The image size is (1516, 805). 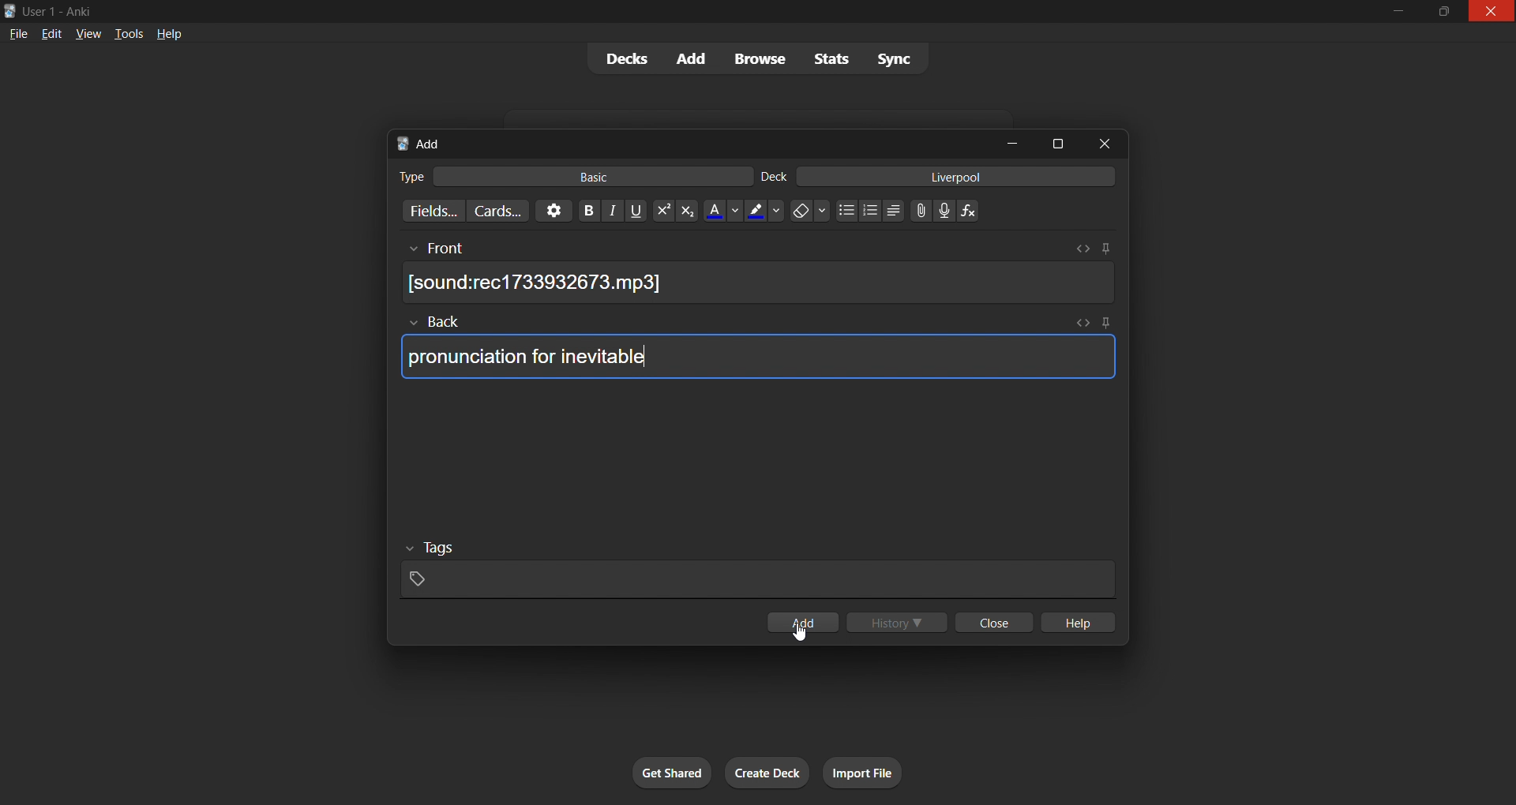 I want to click on card tags input, so click(x=754, y=569).